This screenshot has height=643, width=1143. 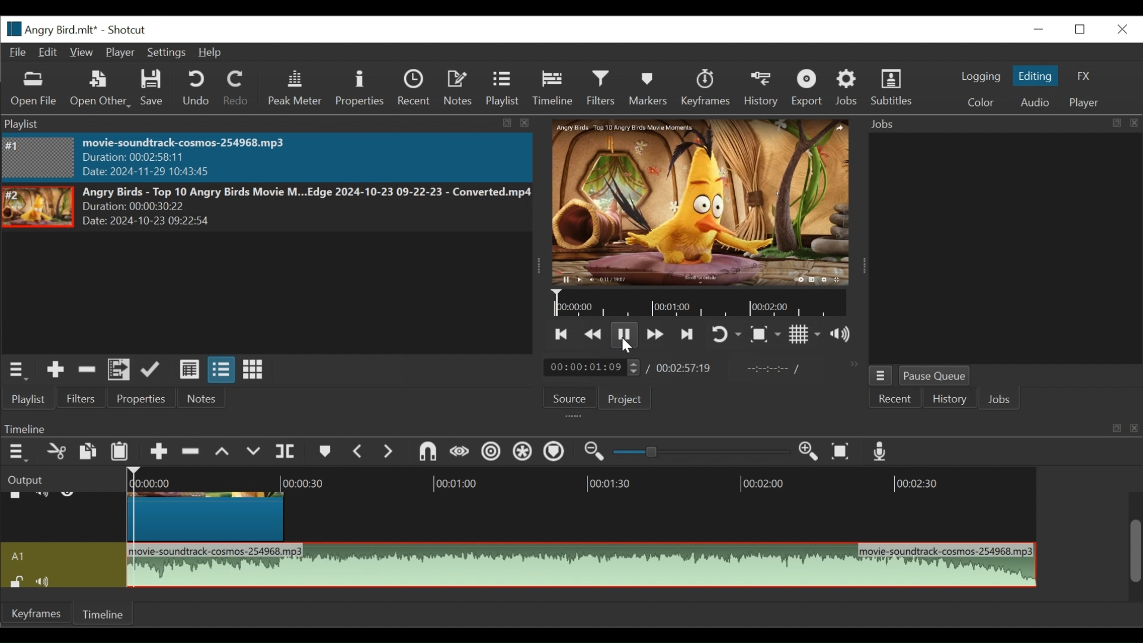 What do you see at coordinates (653, 335) in the screenshot?
I see `Play quickly forward` at bounding box center [653, 335].